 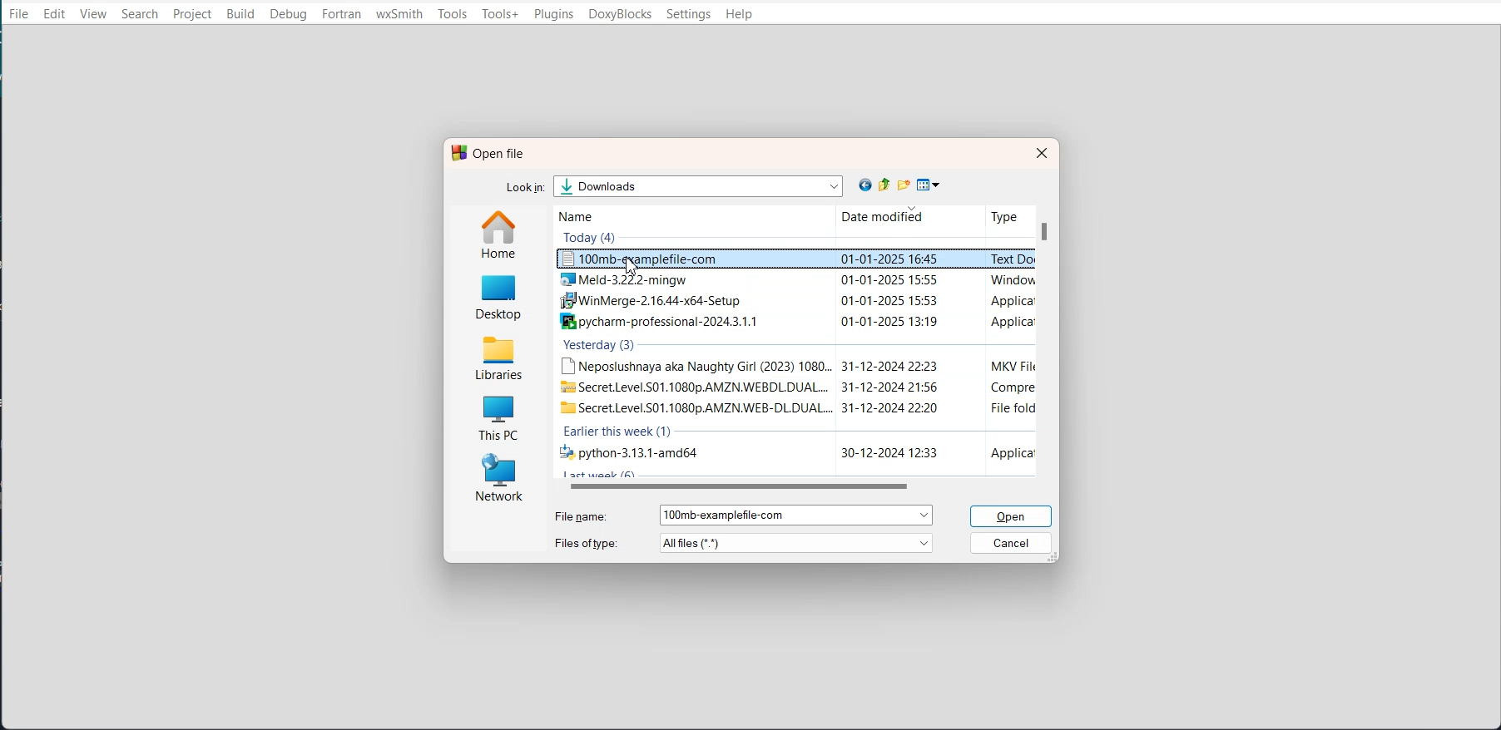 I want to click on Plugins, so click(x=553, y=14).